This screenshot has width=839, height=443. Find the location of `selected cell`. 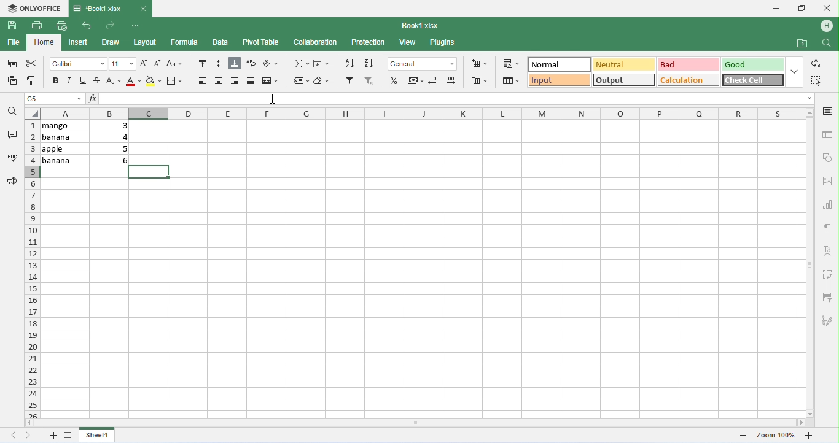

selected cell is located at coordinates (150, 172).